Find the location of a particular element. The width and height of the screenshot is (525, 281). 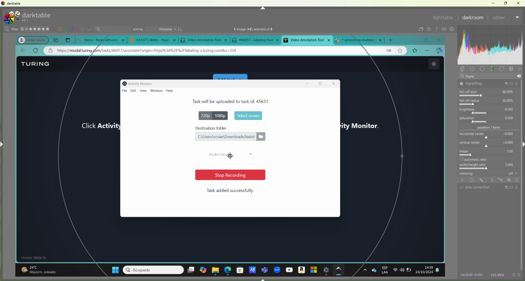

view is located at coordinates (143, 91).